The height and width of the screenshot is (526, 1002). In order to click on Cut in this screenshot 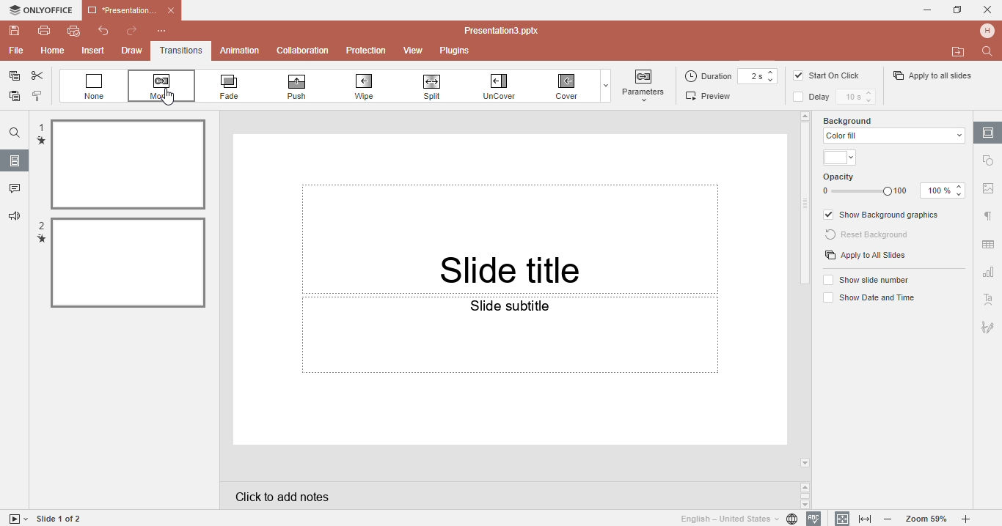, I will do `click(38, 76)`.